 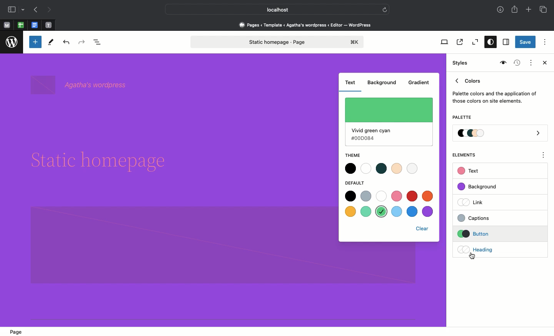 I want to click on Undo, so click(x=66, y=43).